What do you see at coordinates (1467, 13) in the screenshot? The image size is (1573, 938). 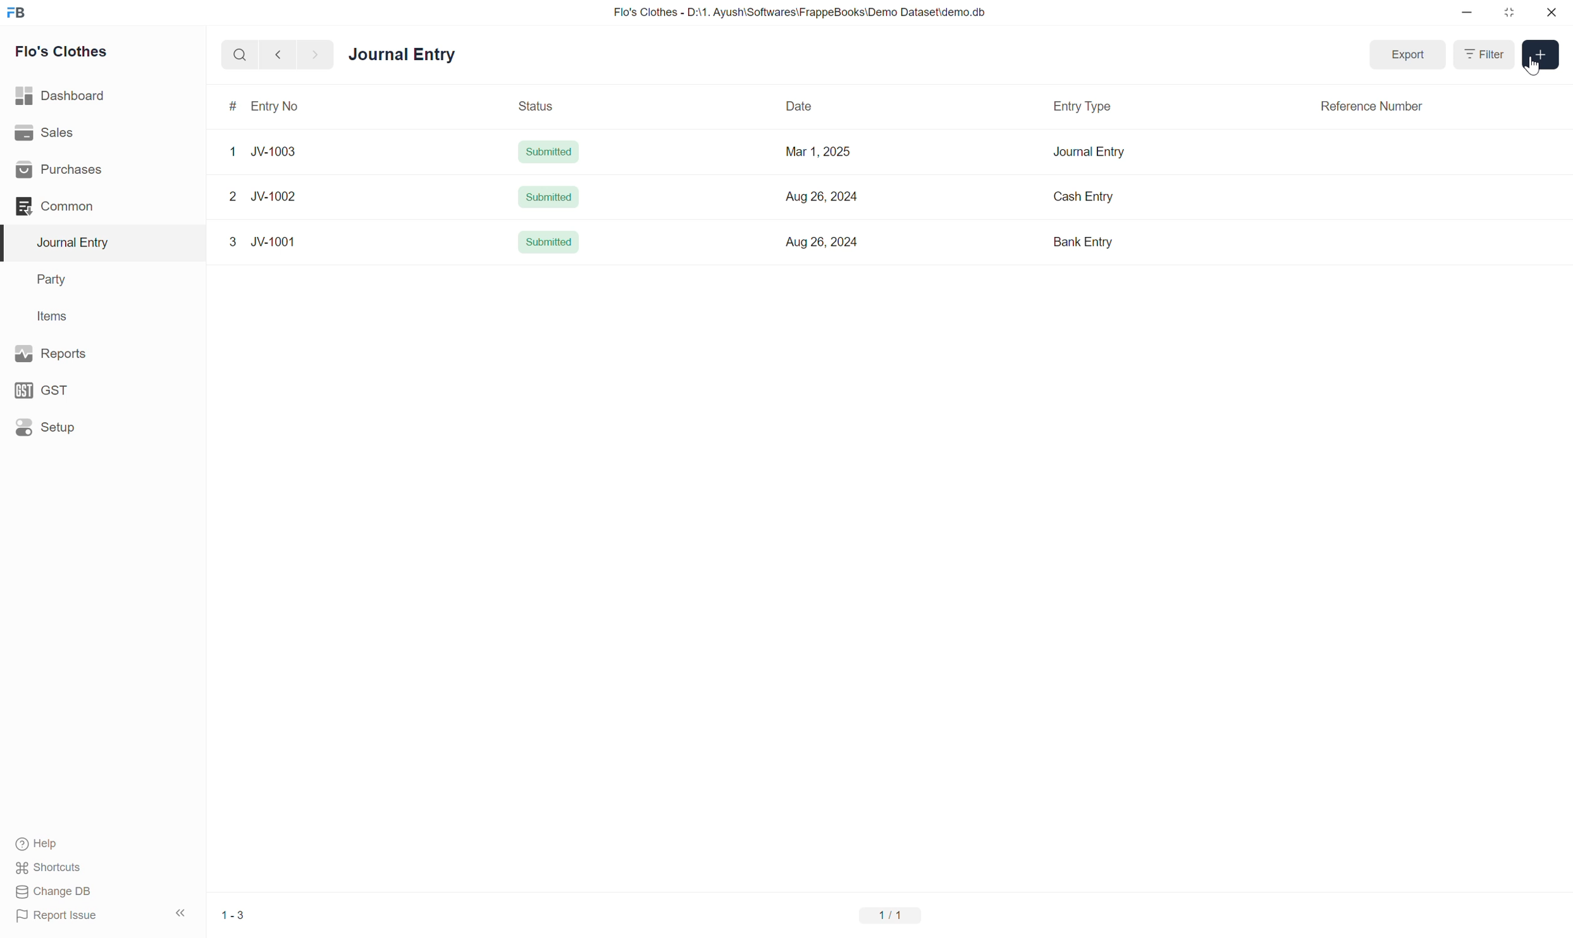 I see `minimize` at bounding box center [1467, 13].